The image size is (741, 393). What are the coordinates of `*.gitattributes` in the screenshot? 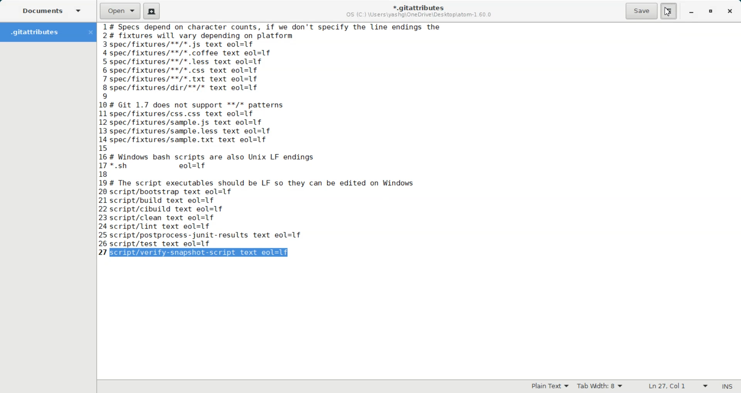 It's located at (417, 6).